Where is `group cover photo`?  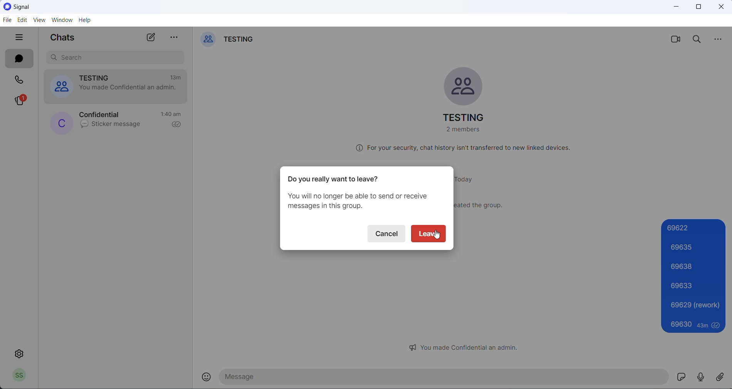
group cover photo is located at coordinates (467, 86).